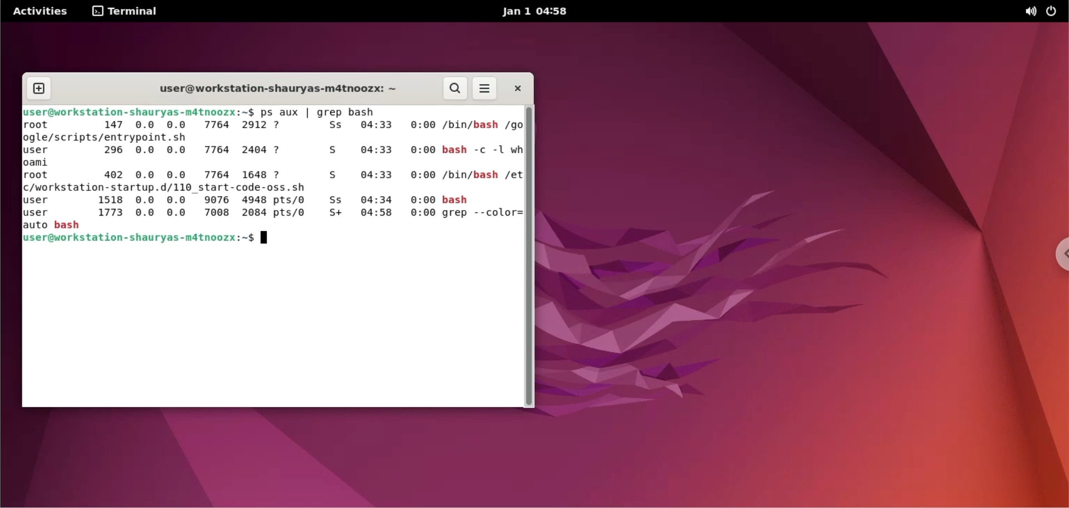 The image size is (1069, 508). What do you see at coordinates (37, 89) in the screenshot?
I see `new tab` at bounding box center [37, 89].